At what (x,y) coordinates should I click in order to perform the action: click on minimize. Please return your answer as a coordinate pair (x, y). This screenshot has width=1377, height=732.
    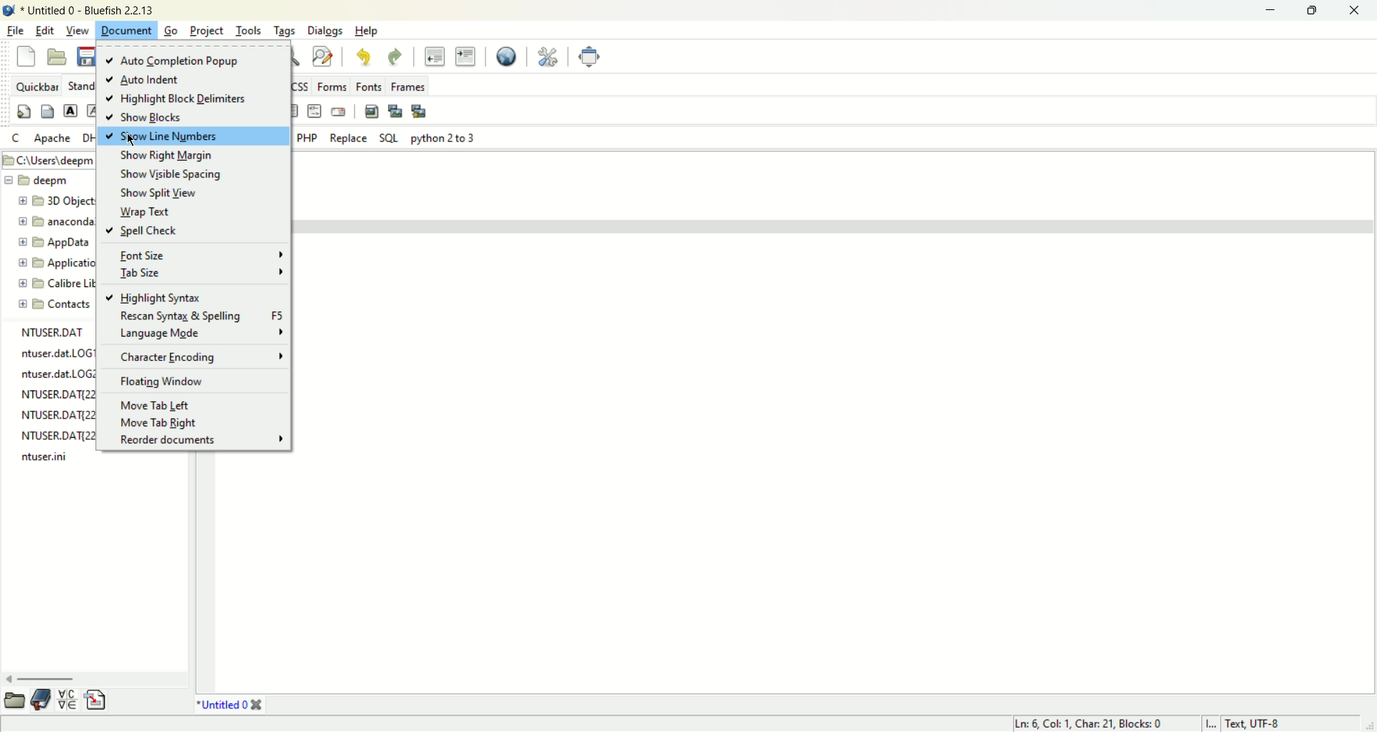
    Looking at the image, I should click on (1271, 12).